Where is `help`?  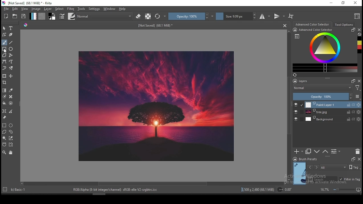
help is located at coordinates (123, 9).